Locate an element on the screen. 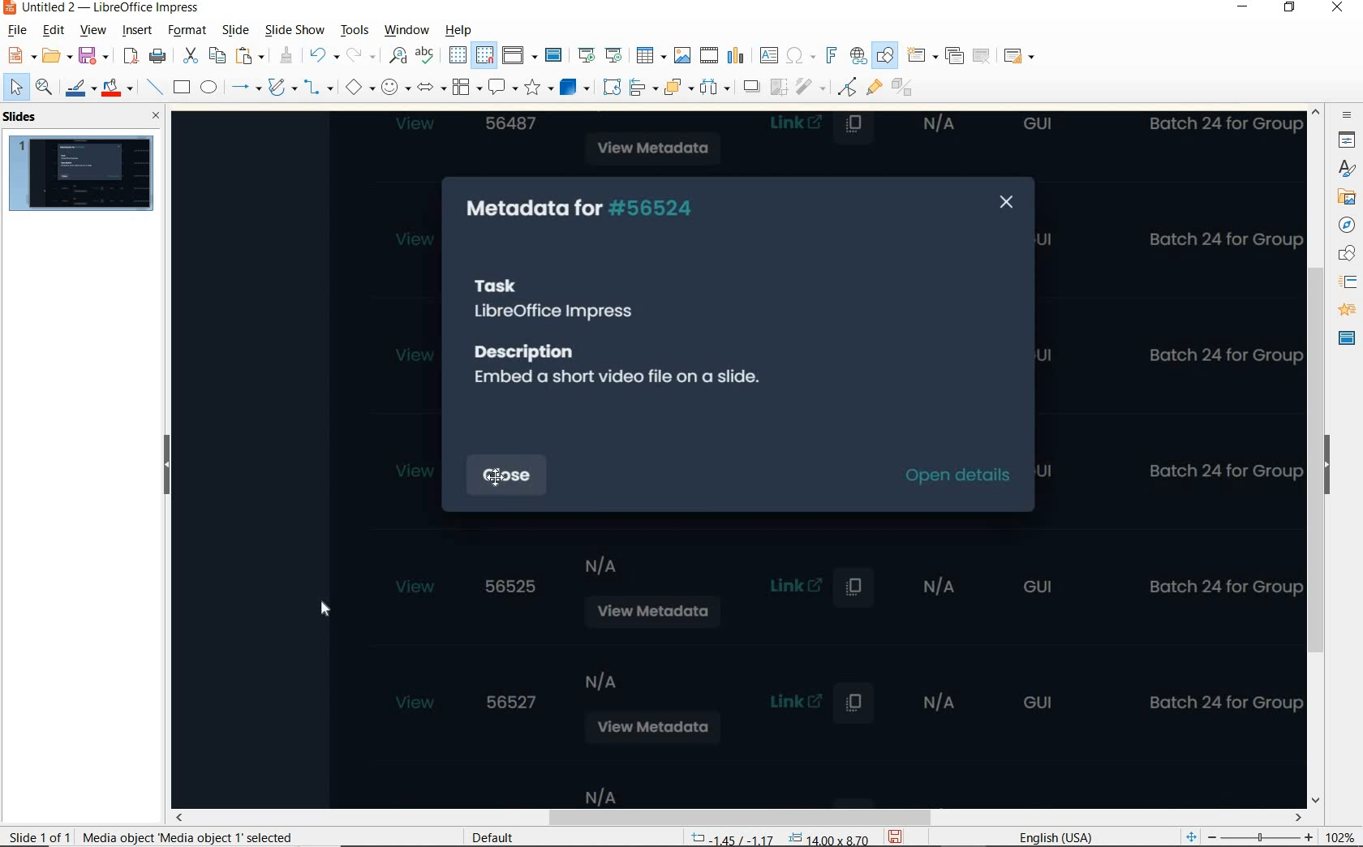 The image size is (1363, 847). SAVE is located at coordinates (900, 835).